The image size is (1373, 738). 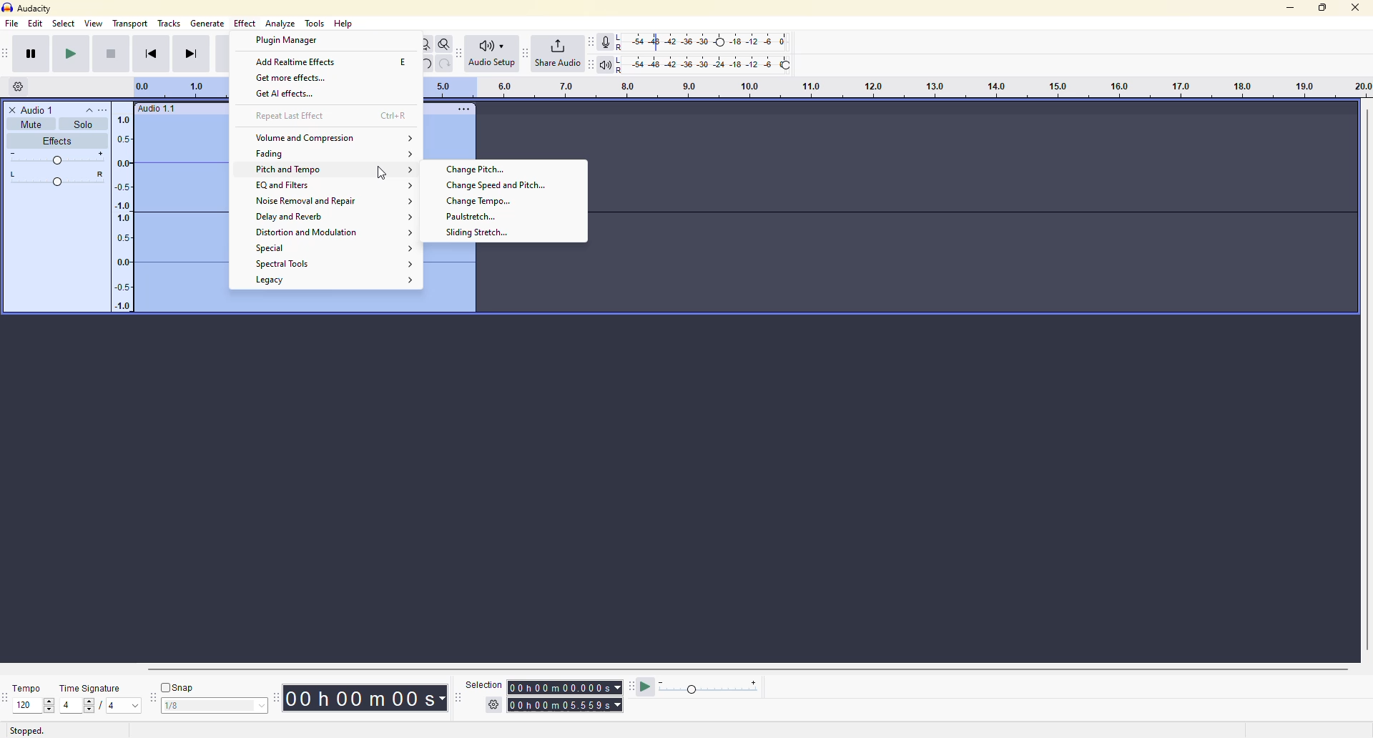 What do you see at coordinates (371, 697) in the screenshot?
I see `time` at bounding box center [371, 697].